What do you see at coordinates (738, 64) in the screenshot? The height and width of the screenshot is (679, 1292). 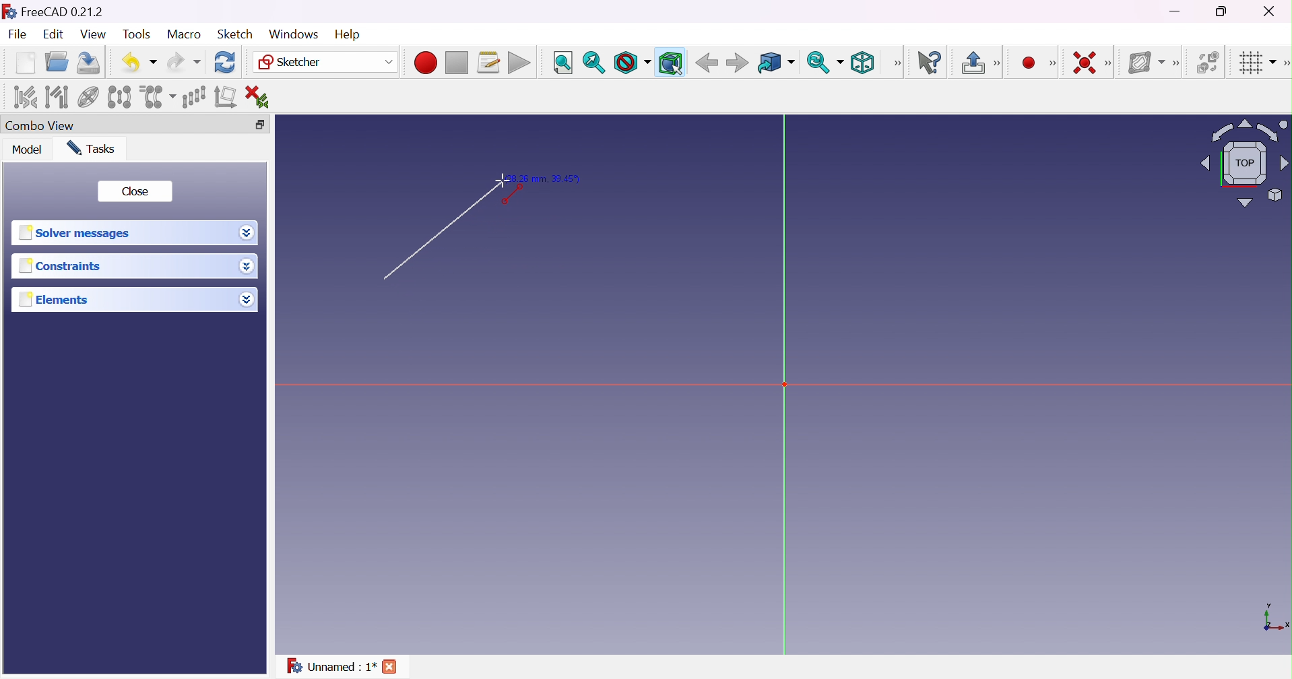 I see `Forward` at bounding box center [738, 64].